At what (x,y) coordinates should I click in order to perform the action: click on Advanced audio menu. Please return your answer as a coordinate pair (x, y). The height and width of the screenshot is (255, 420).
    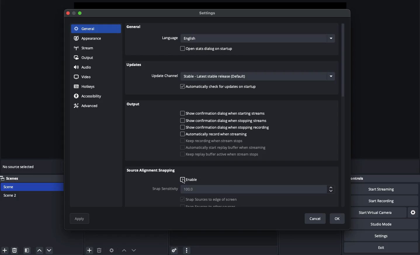
    Looking at the image, I should click on (174, 250).